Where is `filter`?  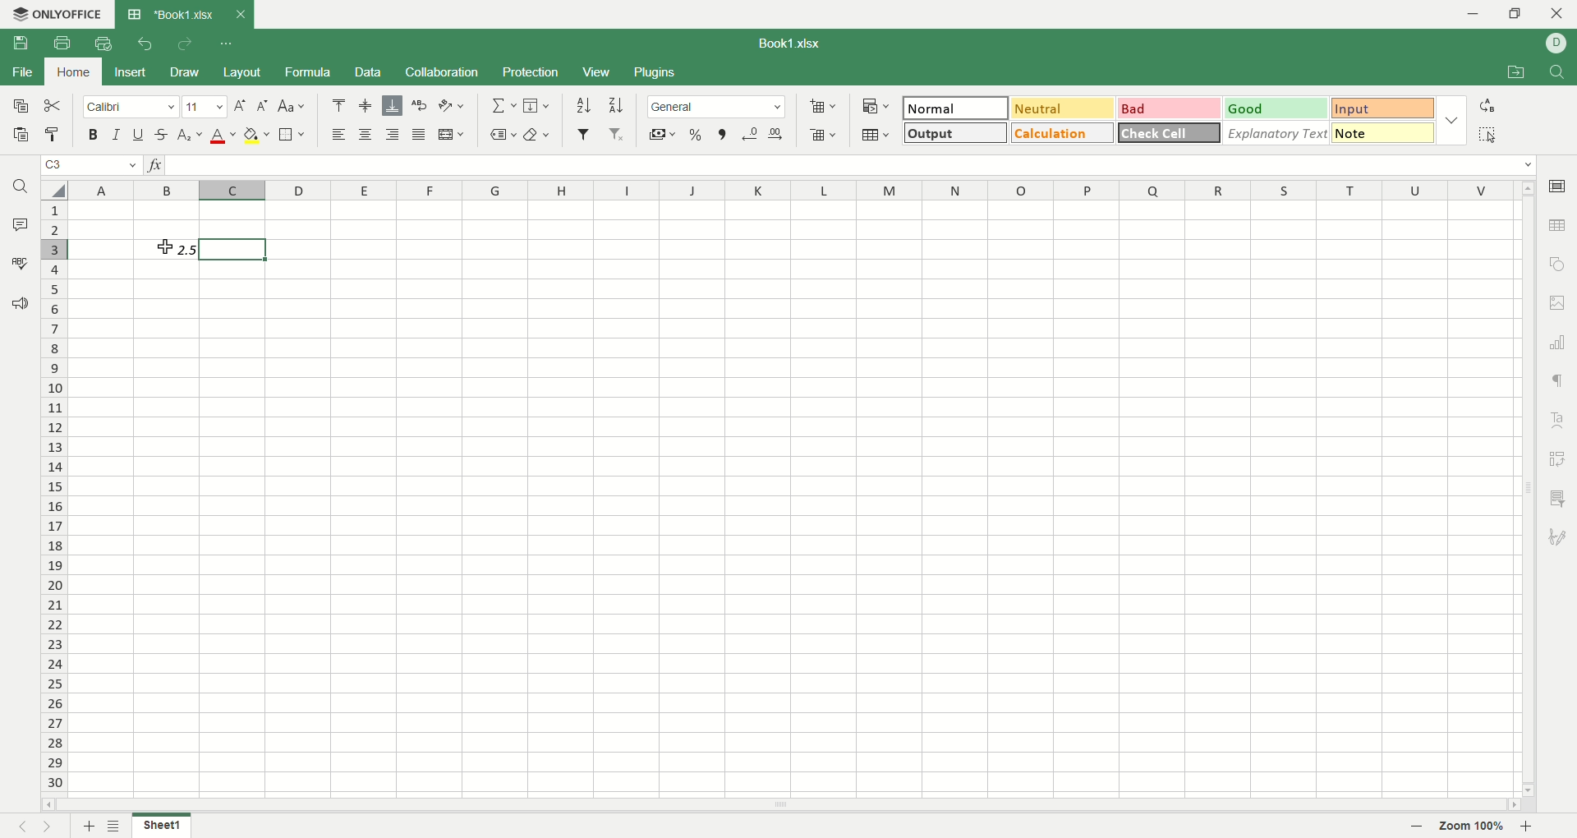
filter is located at coordinates (586, 134).